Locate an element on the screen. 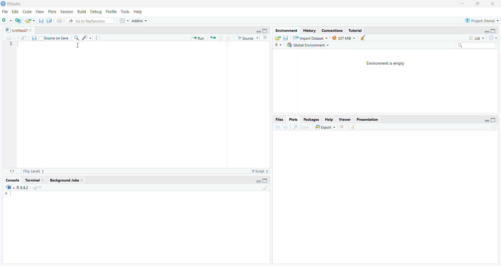  save current document is located at coordinates (41, 21).